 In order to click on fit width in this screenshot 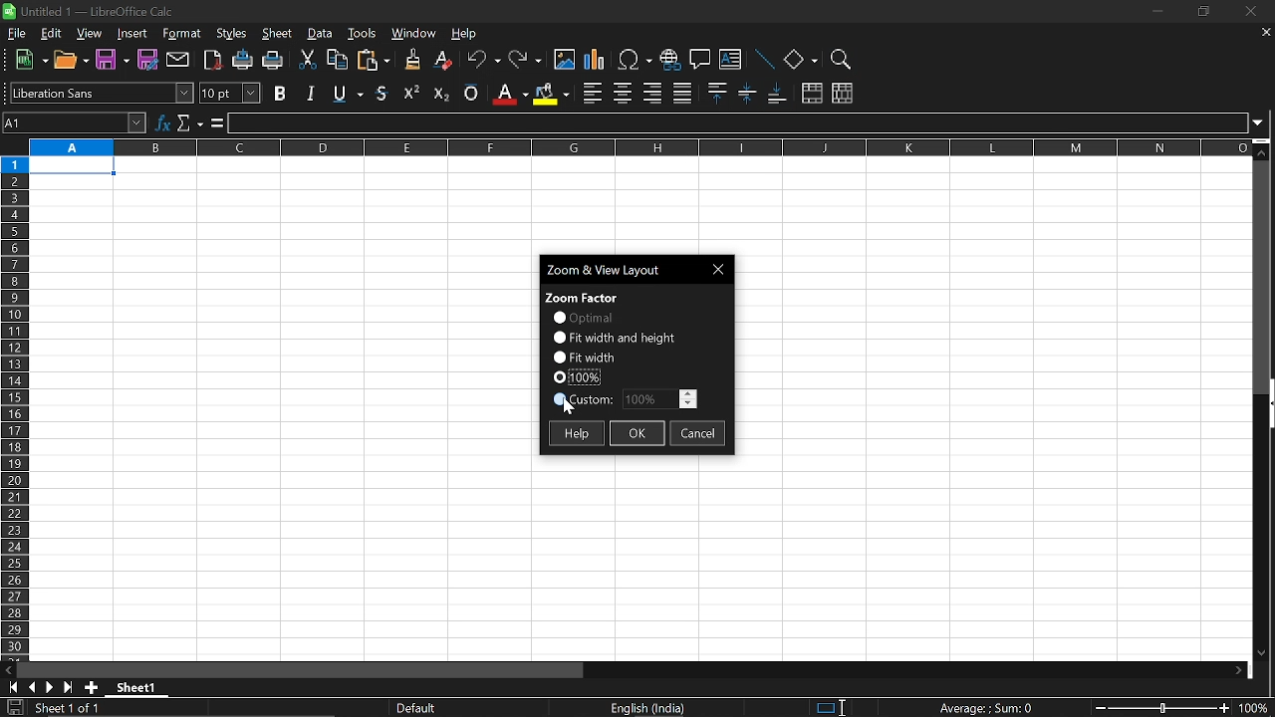, I will do `click(584, 357)`.